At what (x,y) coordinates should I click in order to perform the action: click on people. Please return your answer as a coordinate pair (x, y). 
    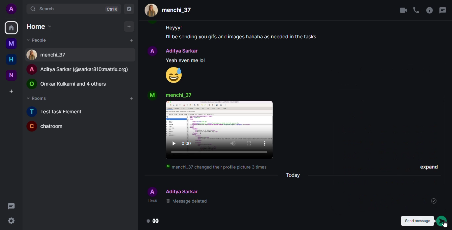
    Looking at the image, I should click on (183, 51).